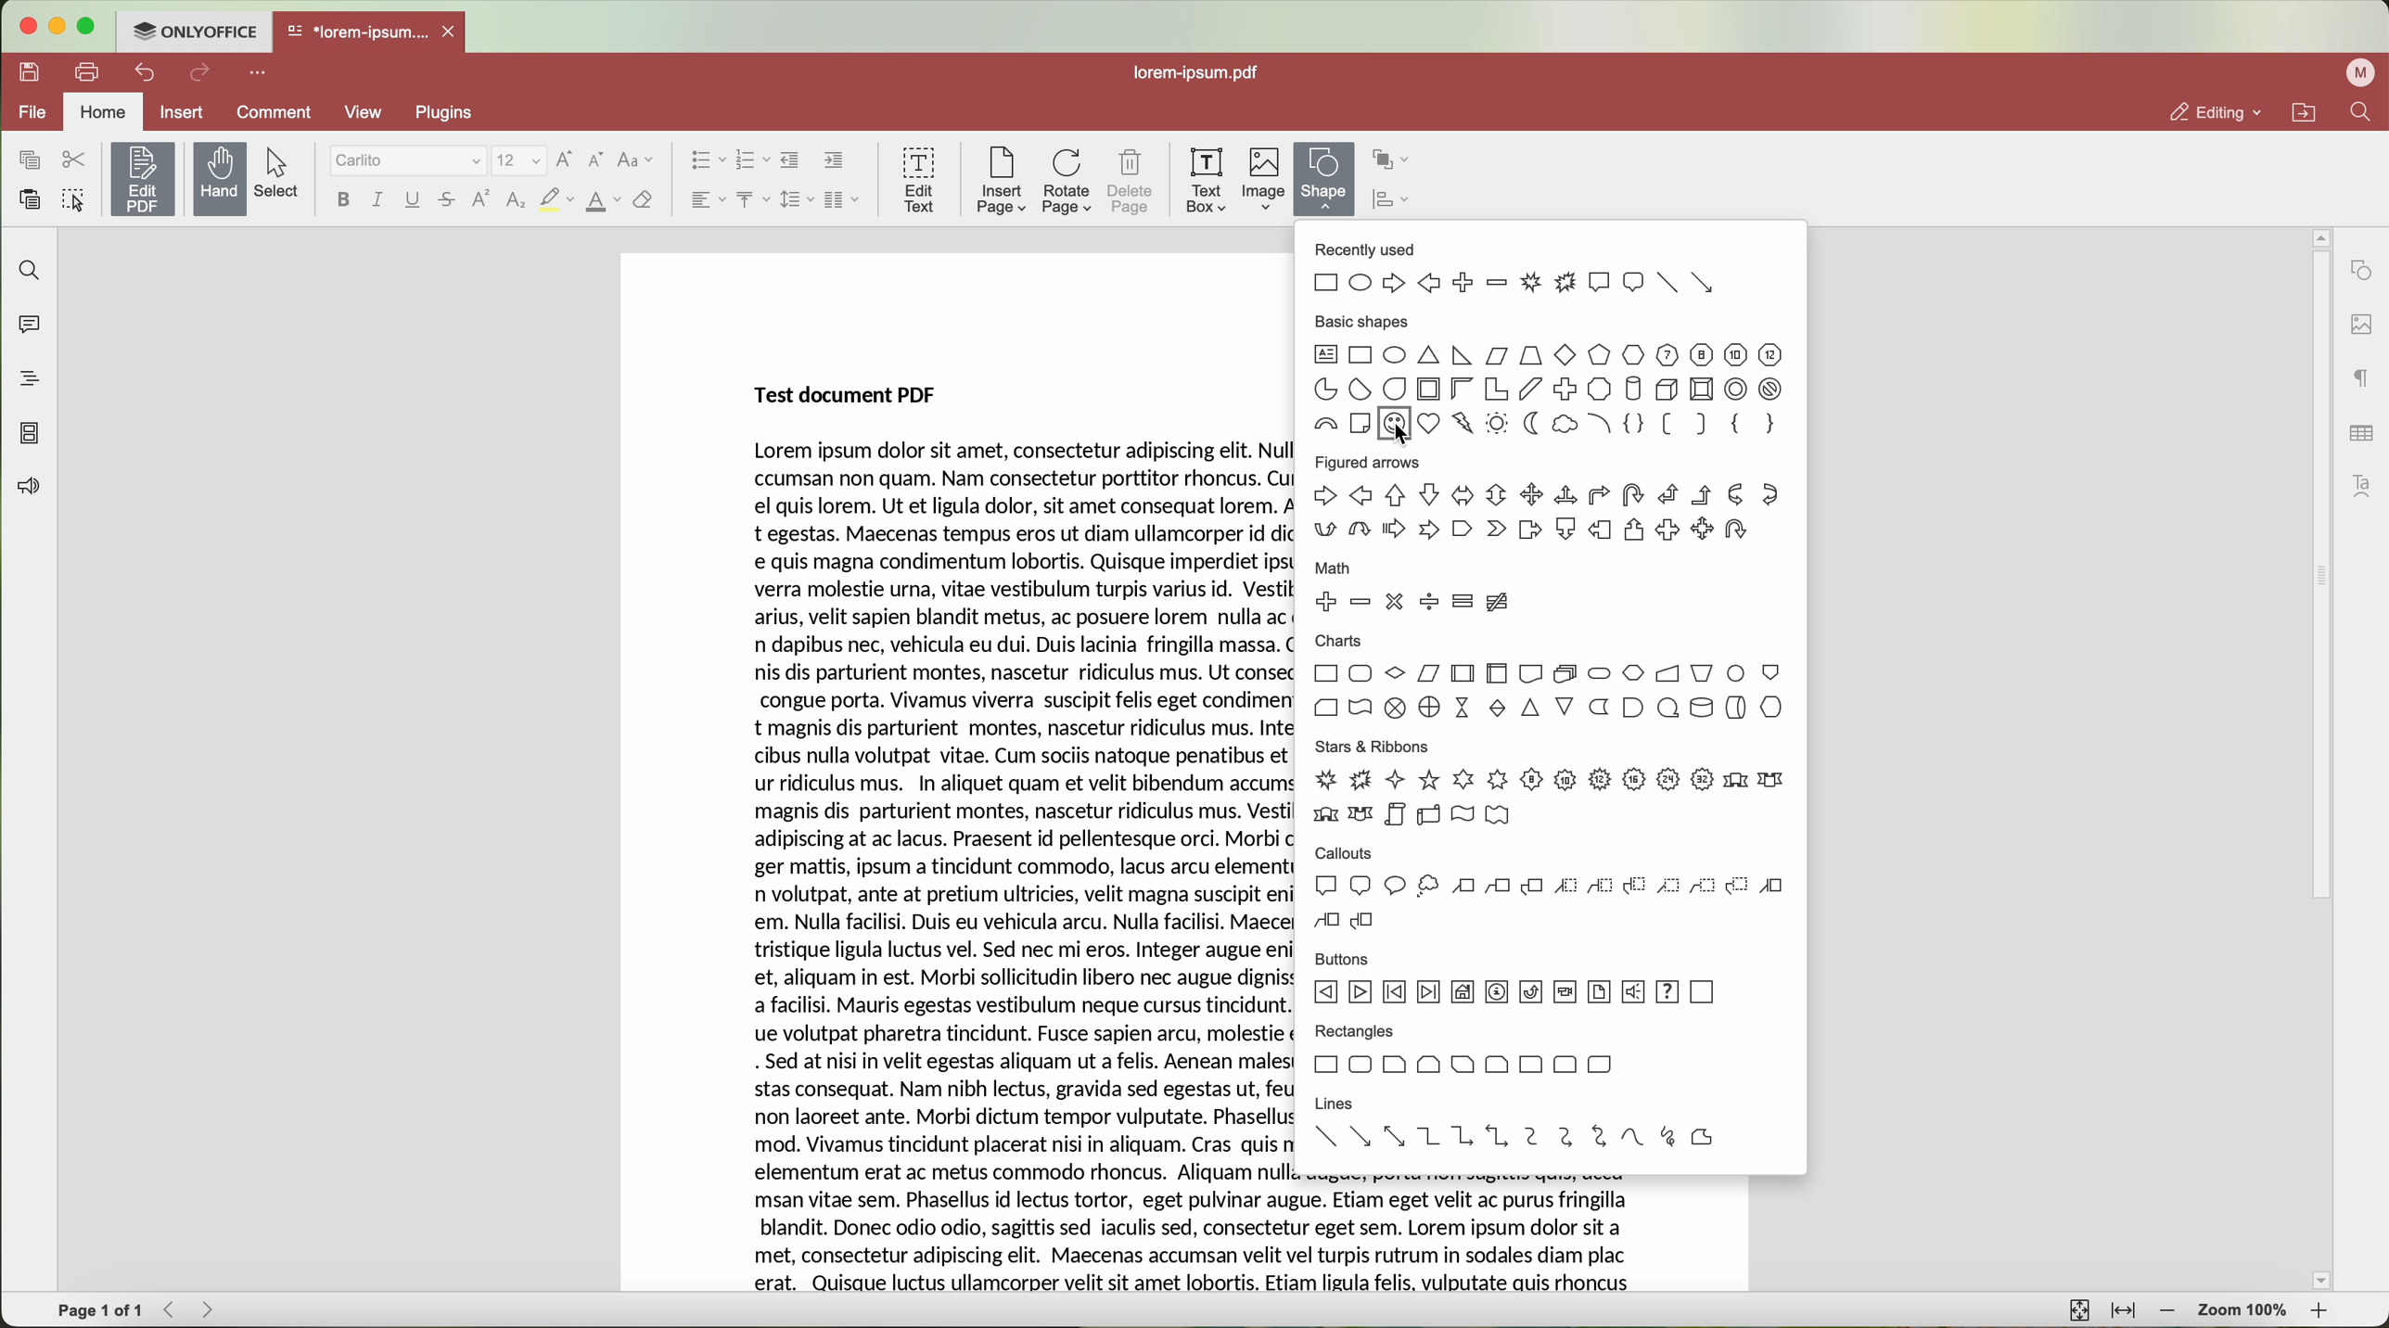 Image resolution: width=2389 pixels, height=1328 pixels. Describe the element at coordinates (376, 198) in the screenshot. I see `italic` at that location.